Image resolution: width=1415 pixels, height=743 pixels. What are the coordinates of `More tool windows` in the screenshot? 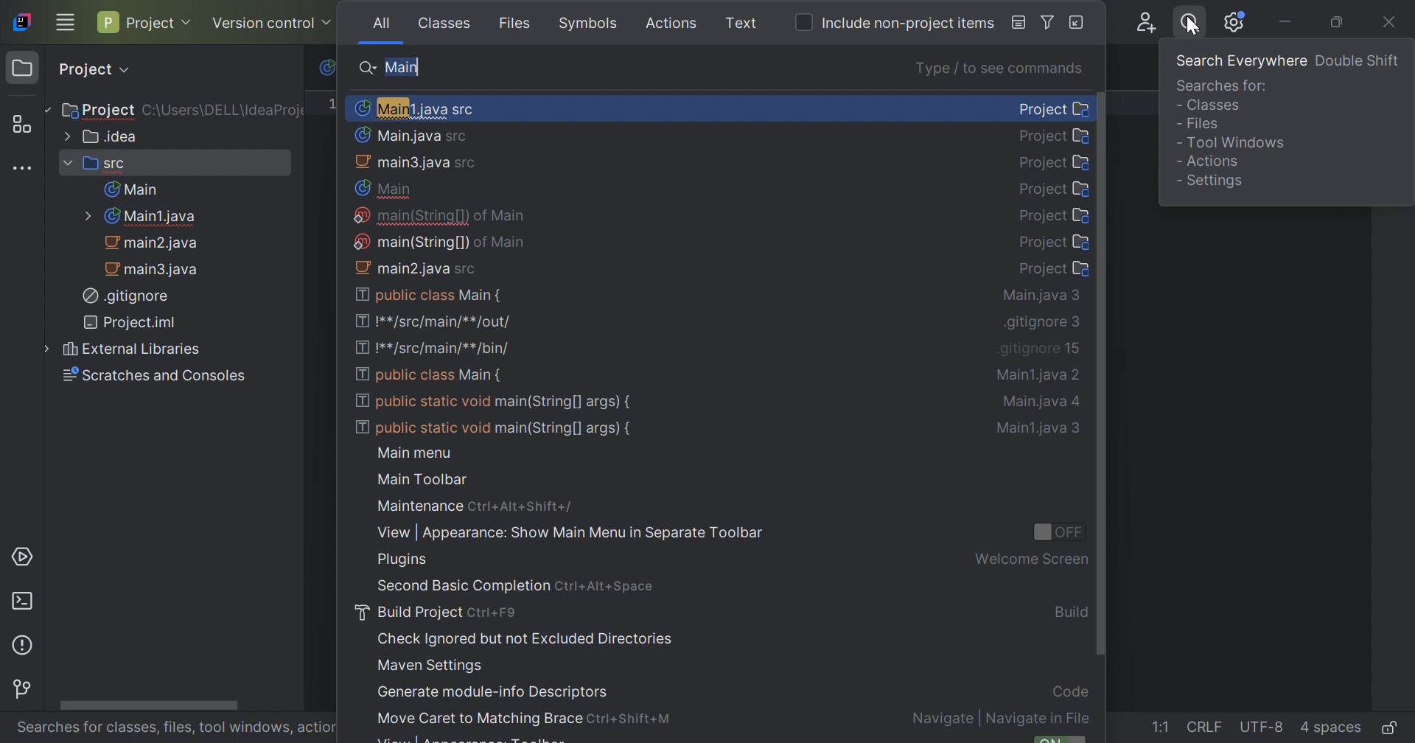 It's located at (23, 167).